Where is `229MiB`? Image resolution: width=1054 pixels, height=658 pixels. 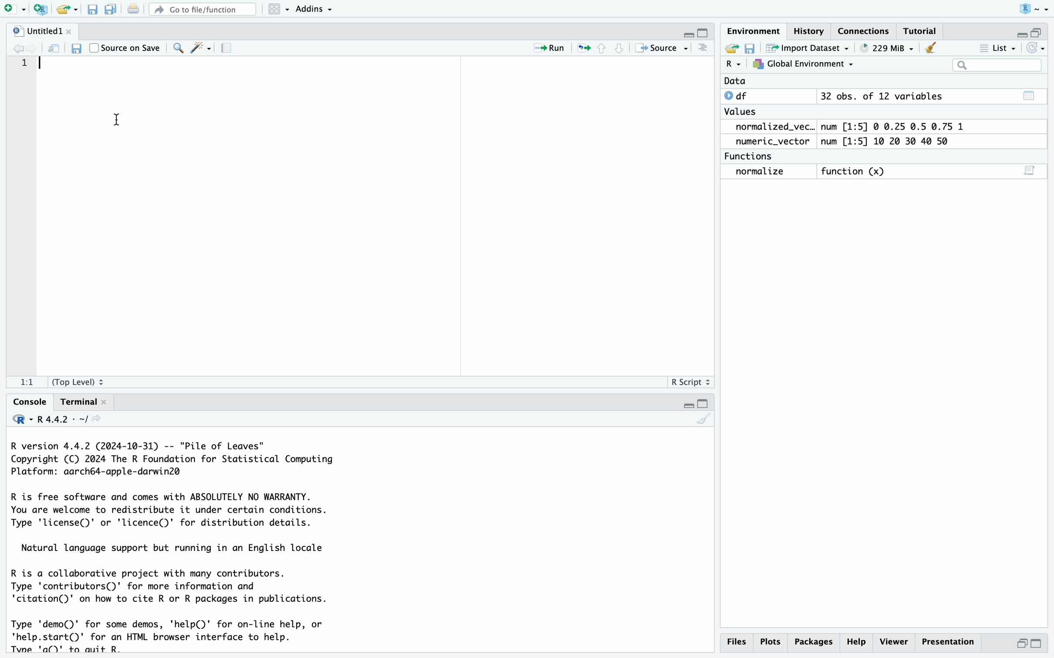
229MiB is located at coordinates (885, 48).